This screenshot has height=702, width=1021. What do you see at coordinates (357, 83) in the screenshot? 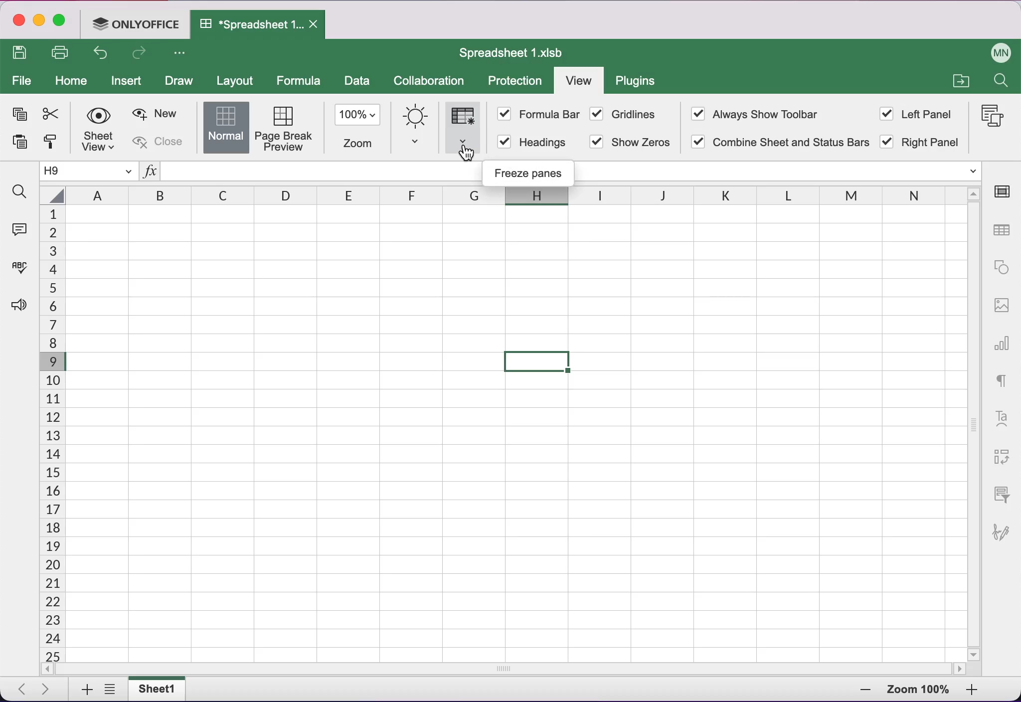
I see `data` at bounding box center [357, 83].